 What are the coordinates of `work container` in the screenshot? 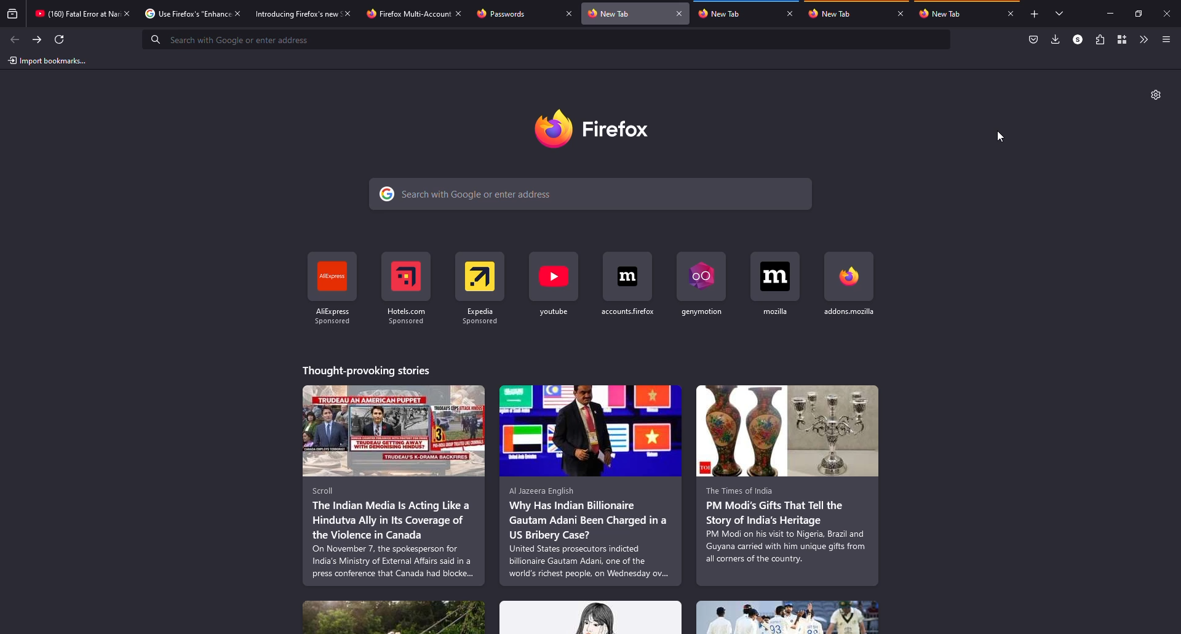 It's located at (911, 2).